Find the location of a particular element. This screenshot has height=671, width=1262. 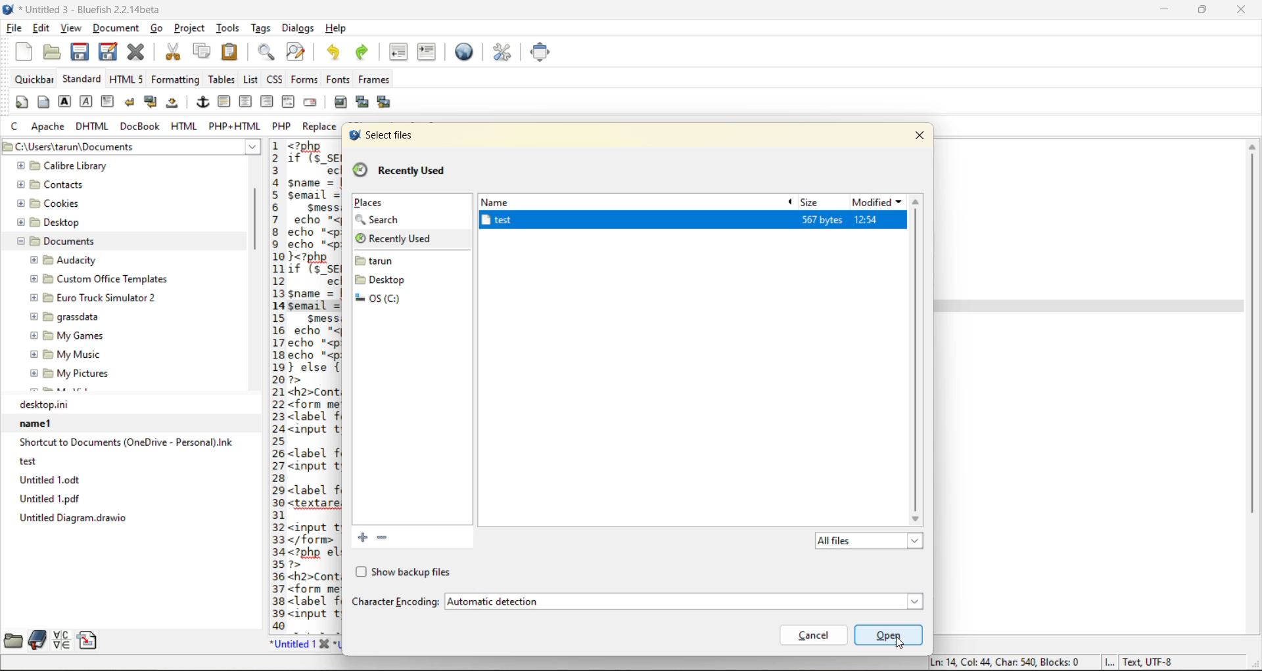

css is located at coordinates (275, 79).